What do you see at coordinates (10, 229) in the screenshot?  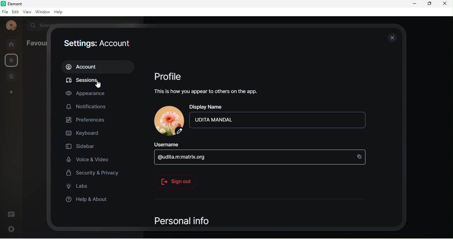 I see `settings` at bounding box center [10, 229].